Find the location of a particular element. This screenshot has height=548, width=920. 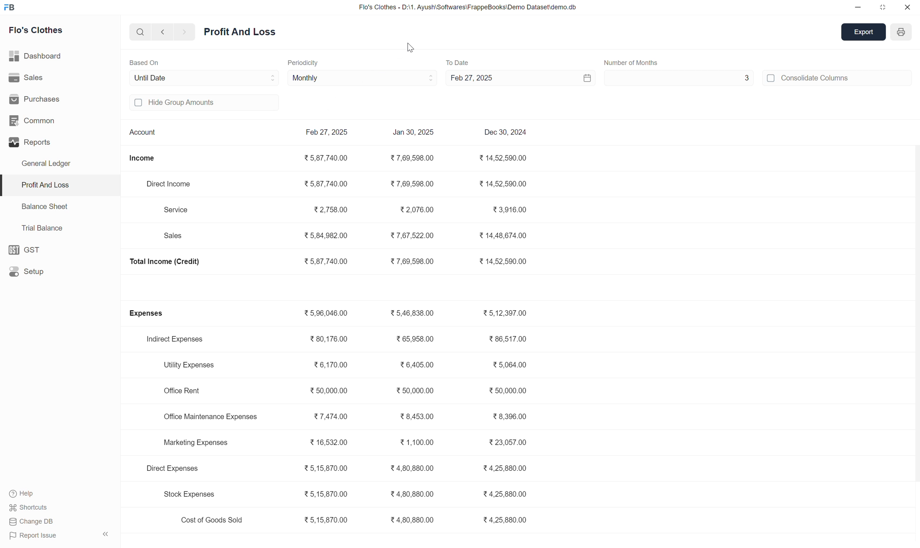

Until Date is located at coordinates (160, 78).